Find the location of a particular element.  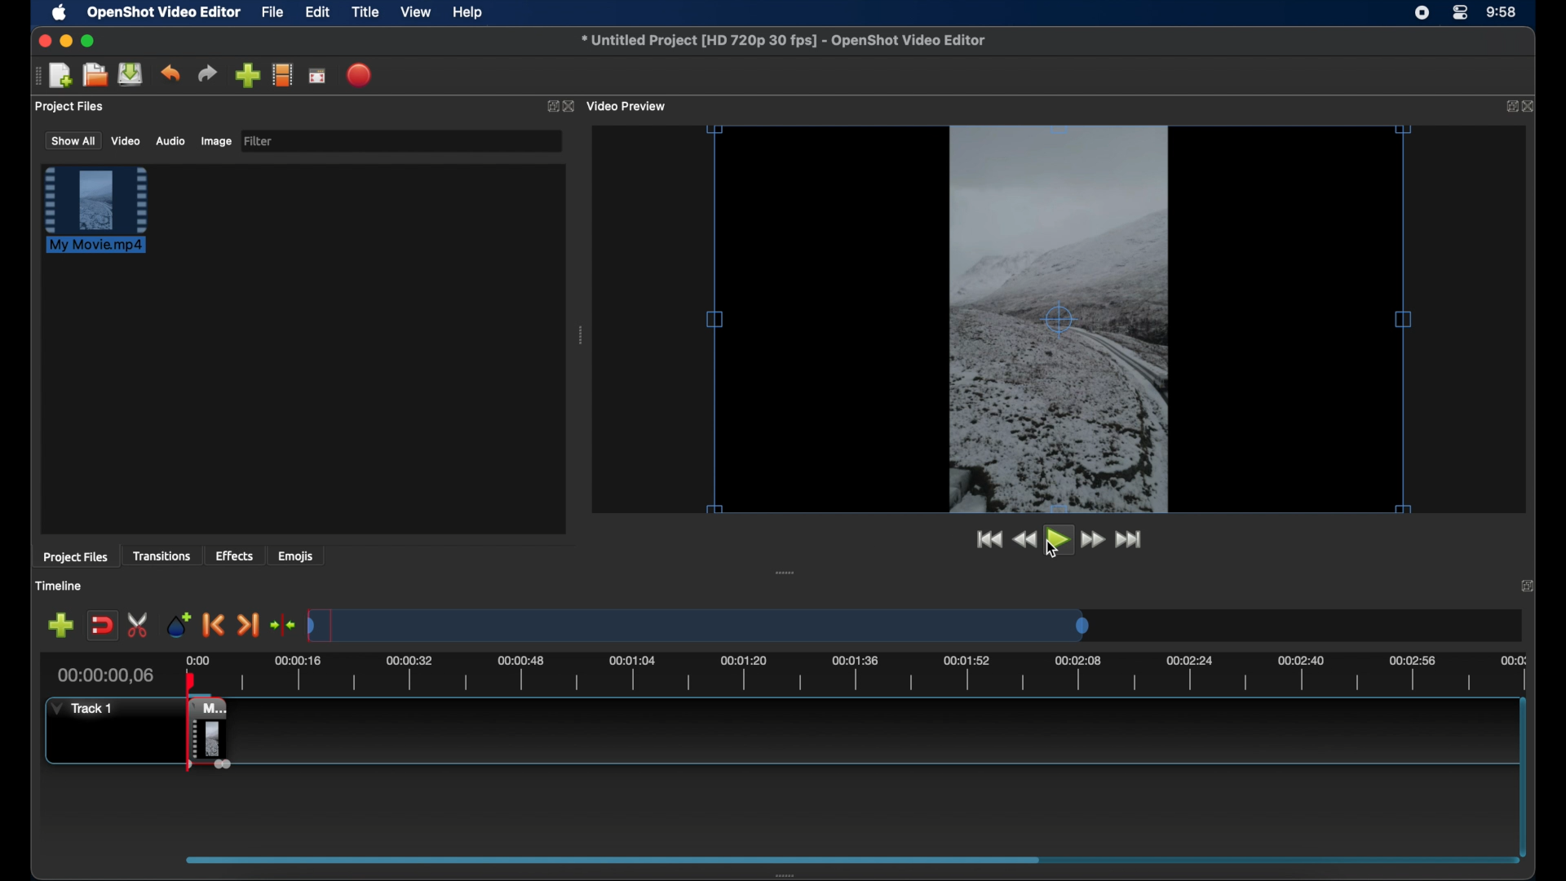

explore profiles is located at coordinates (282, 74).